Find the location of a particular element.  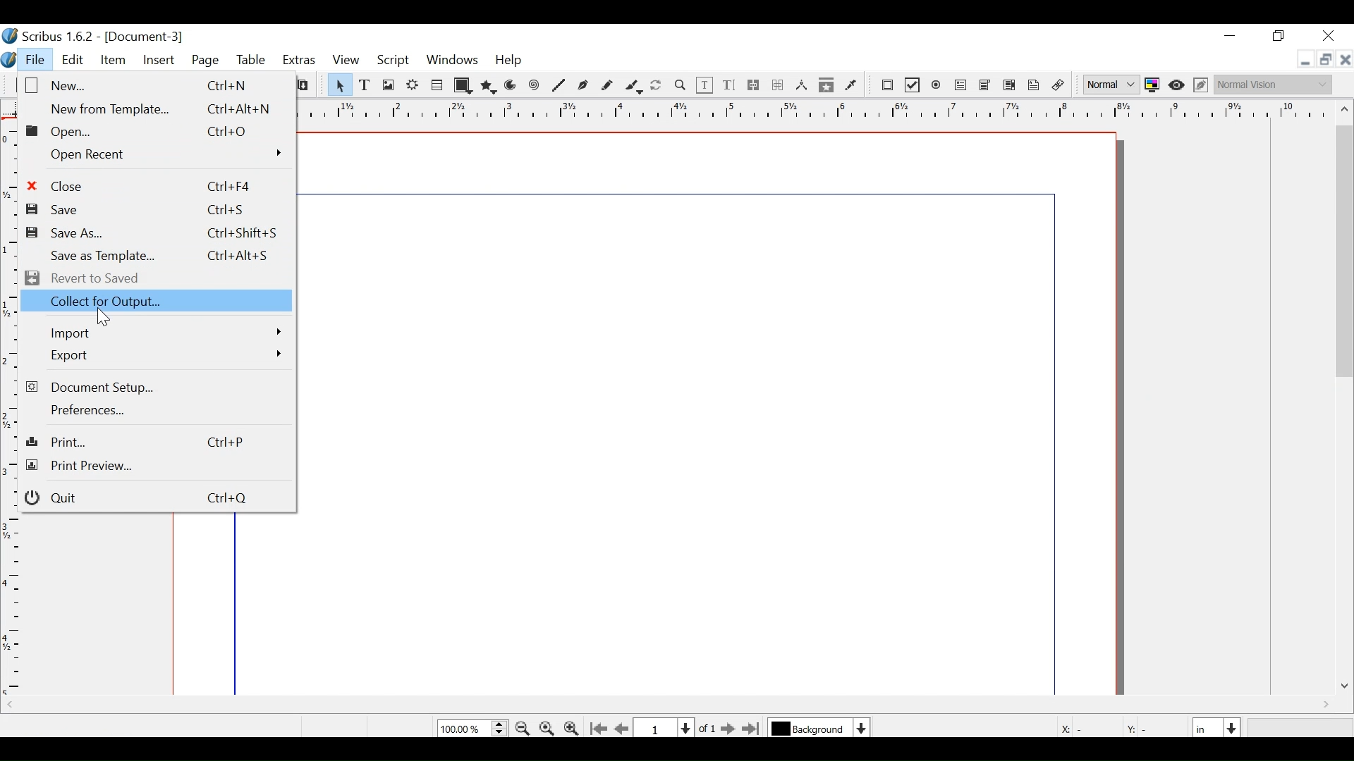

PDF List Box is located at coordinates (1011, 86).